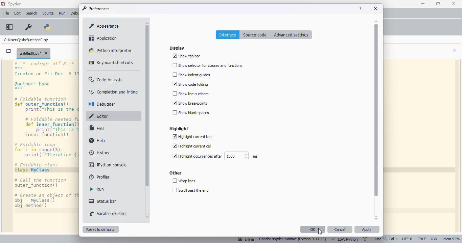  I want to click on show code folding, so click(190, 84).